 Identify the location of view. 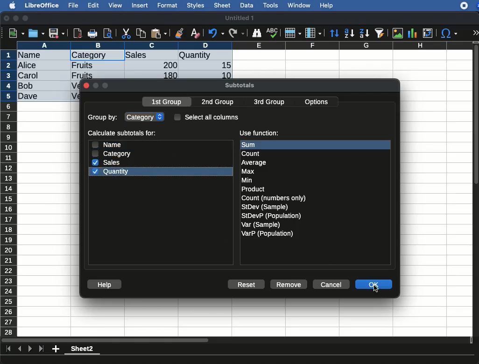
(115, 5).